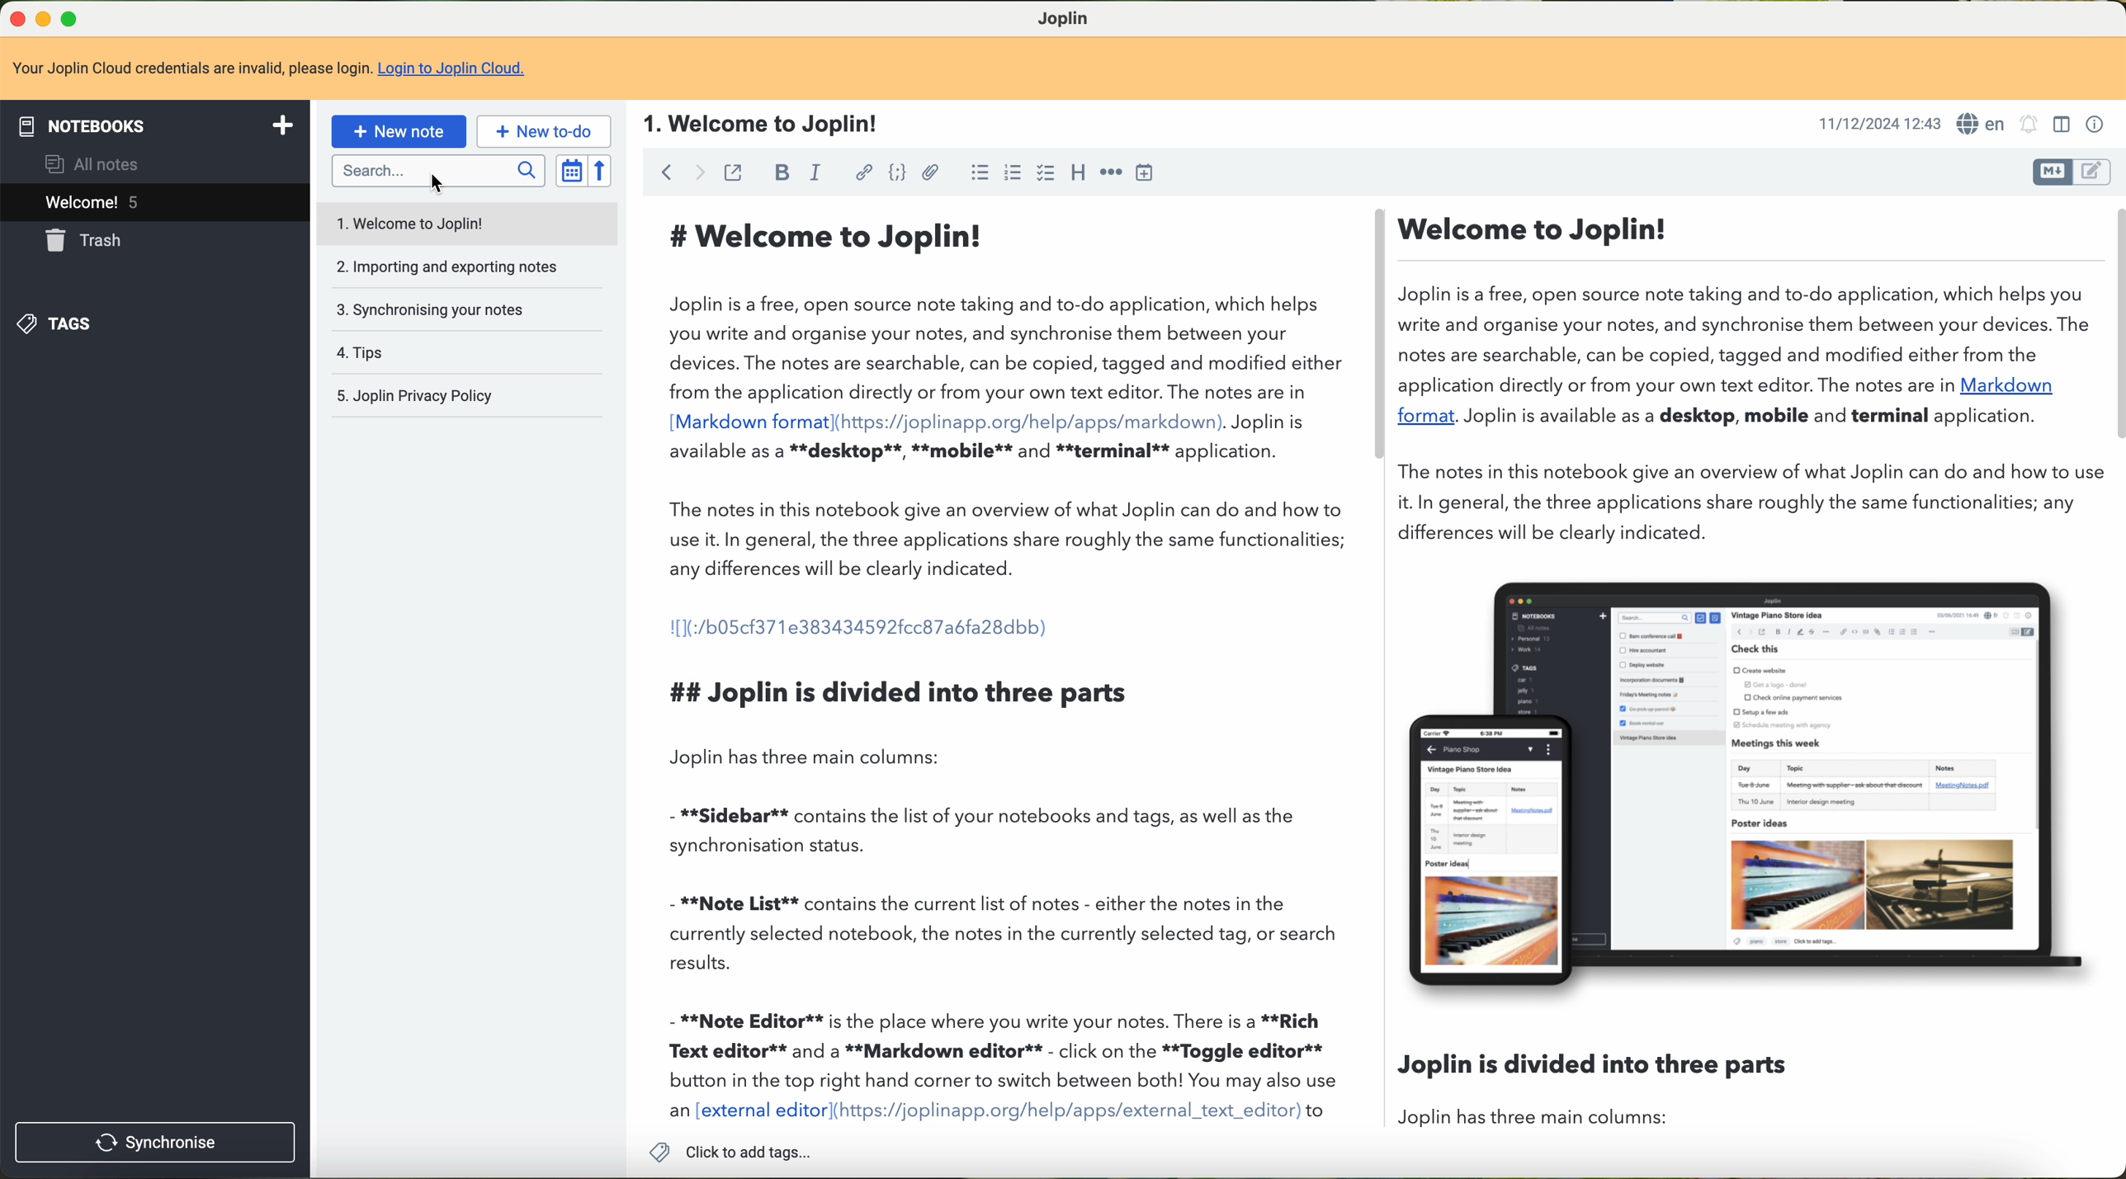 Image resolution: width=2126 pixels, height=1179 pixels. I want to click on code, so click(897, 172).